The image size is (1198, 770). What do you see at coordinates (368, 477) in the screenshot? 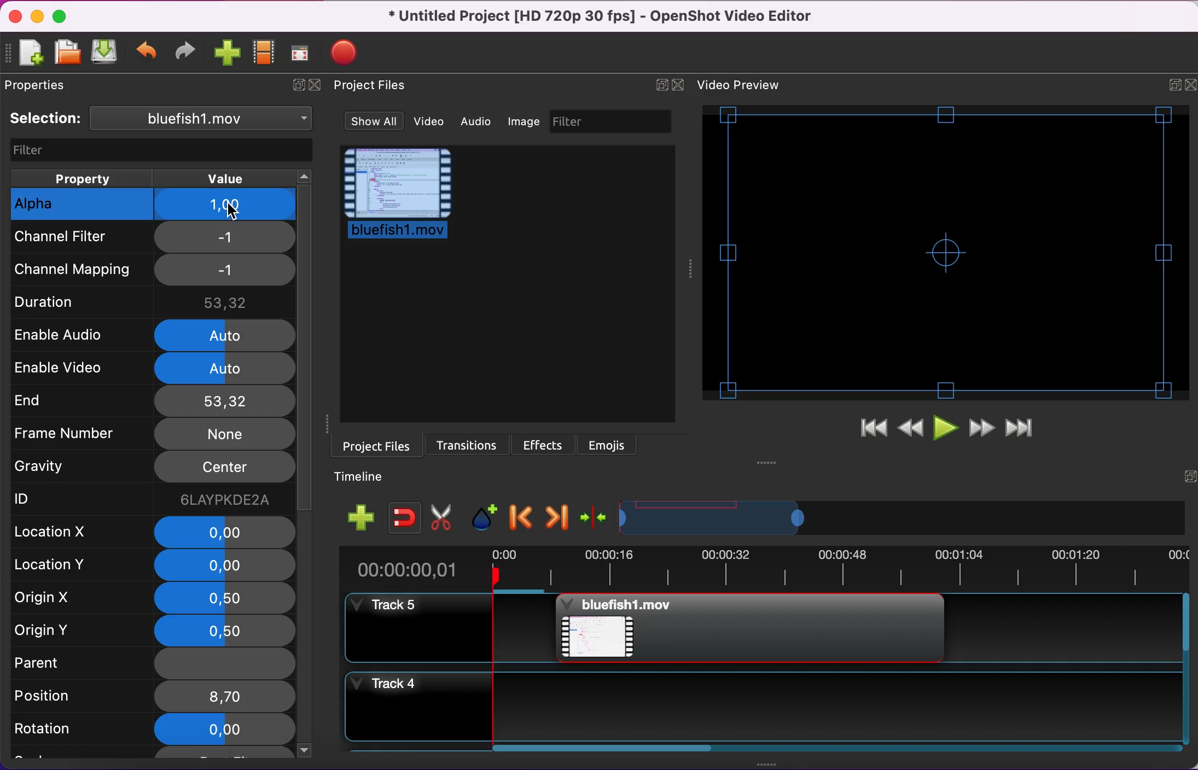
I see `timeline` at bounding box center [368, 477].